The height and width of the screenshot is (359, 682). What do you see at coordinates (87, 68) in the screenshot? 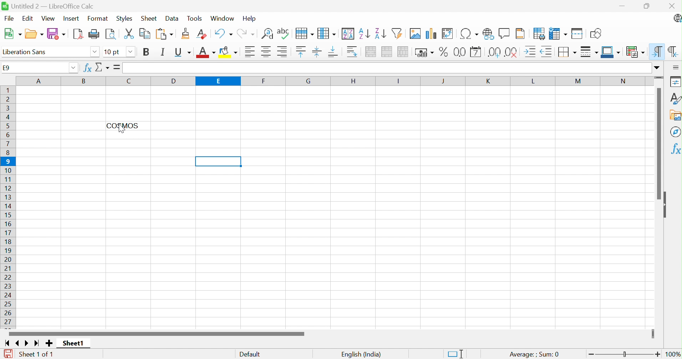
I see `Function wizard` at bounding box center [87, 68].